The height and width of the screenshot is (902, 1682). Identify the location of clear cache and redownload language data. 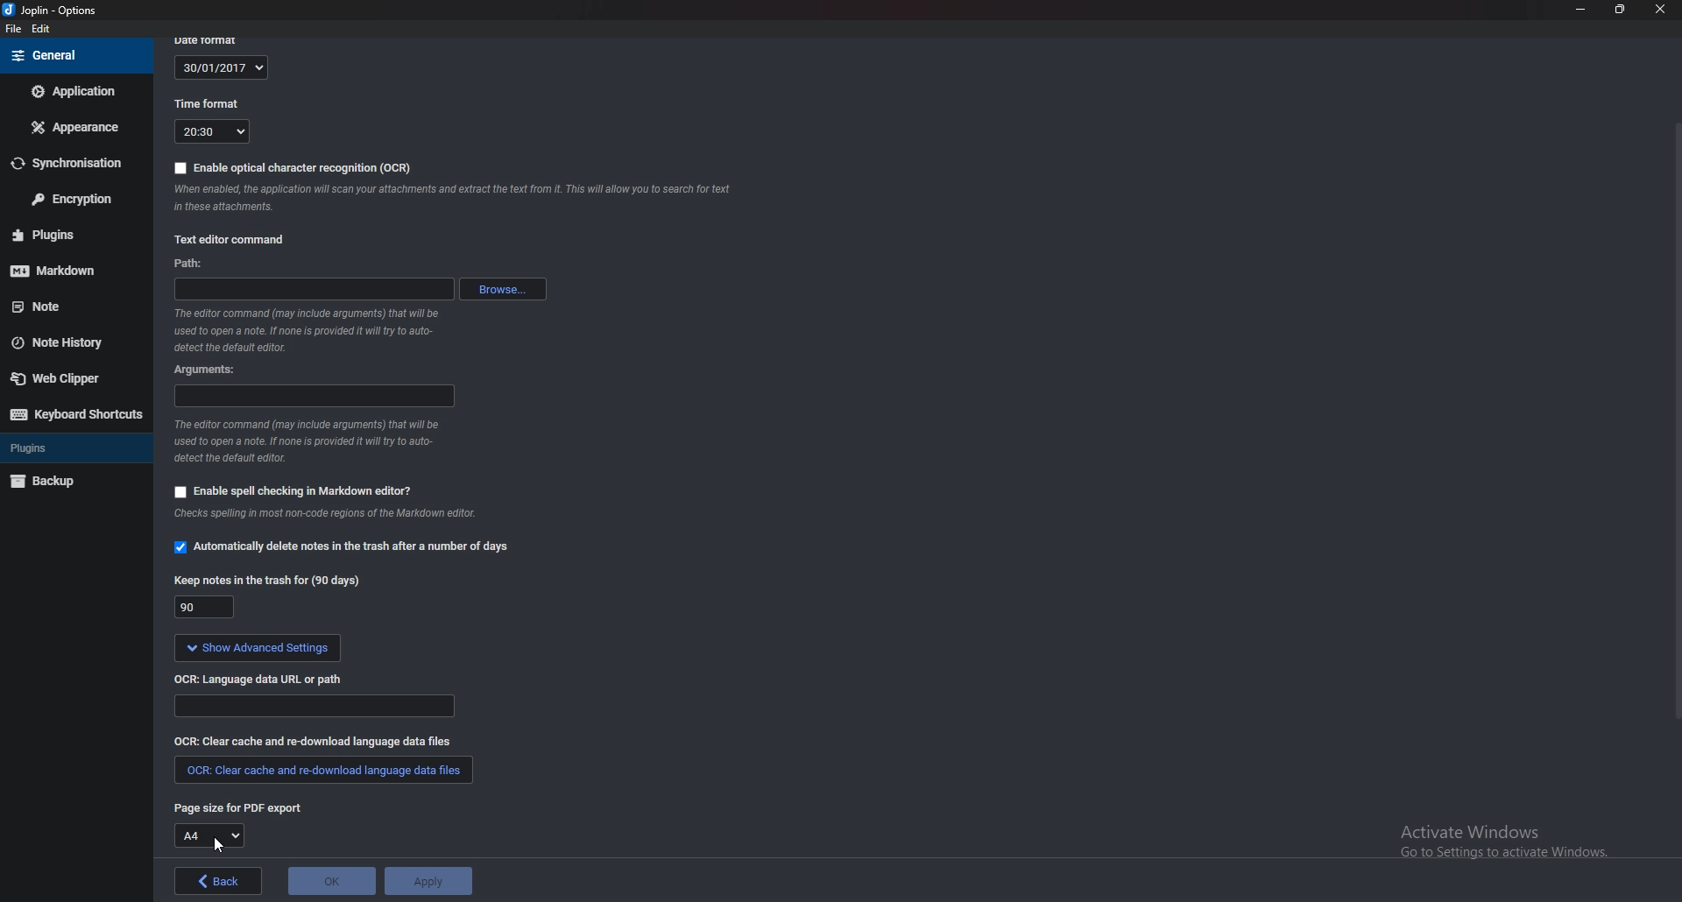
(325, 769).